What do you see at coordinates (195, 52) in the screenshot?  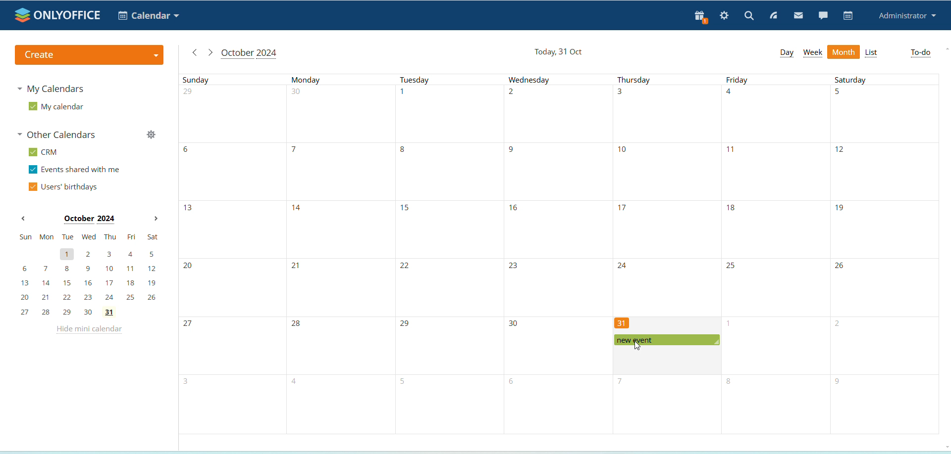 I see `go to previous month` at bounding box center [195, 52].